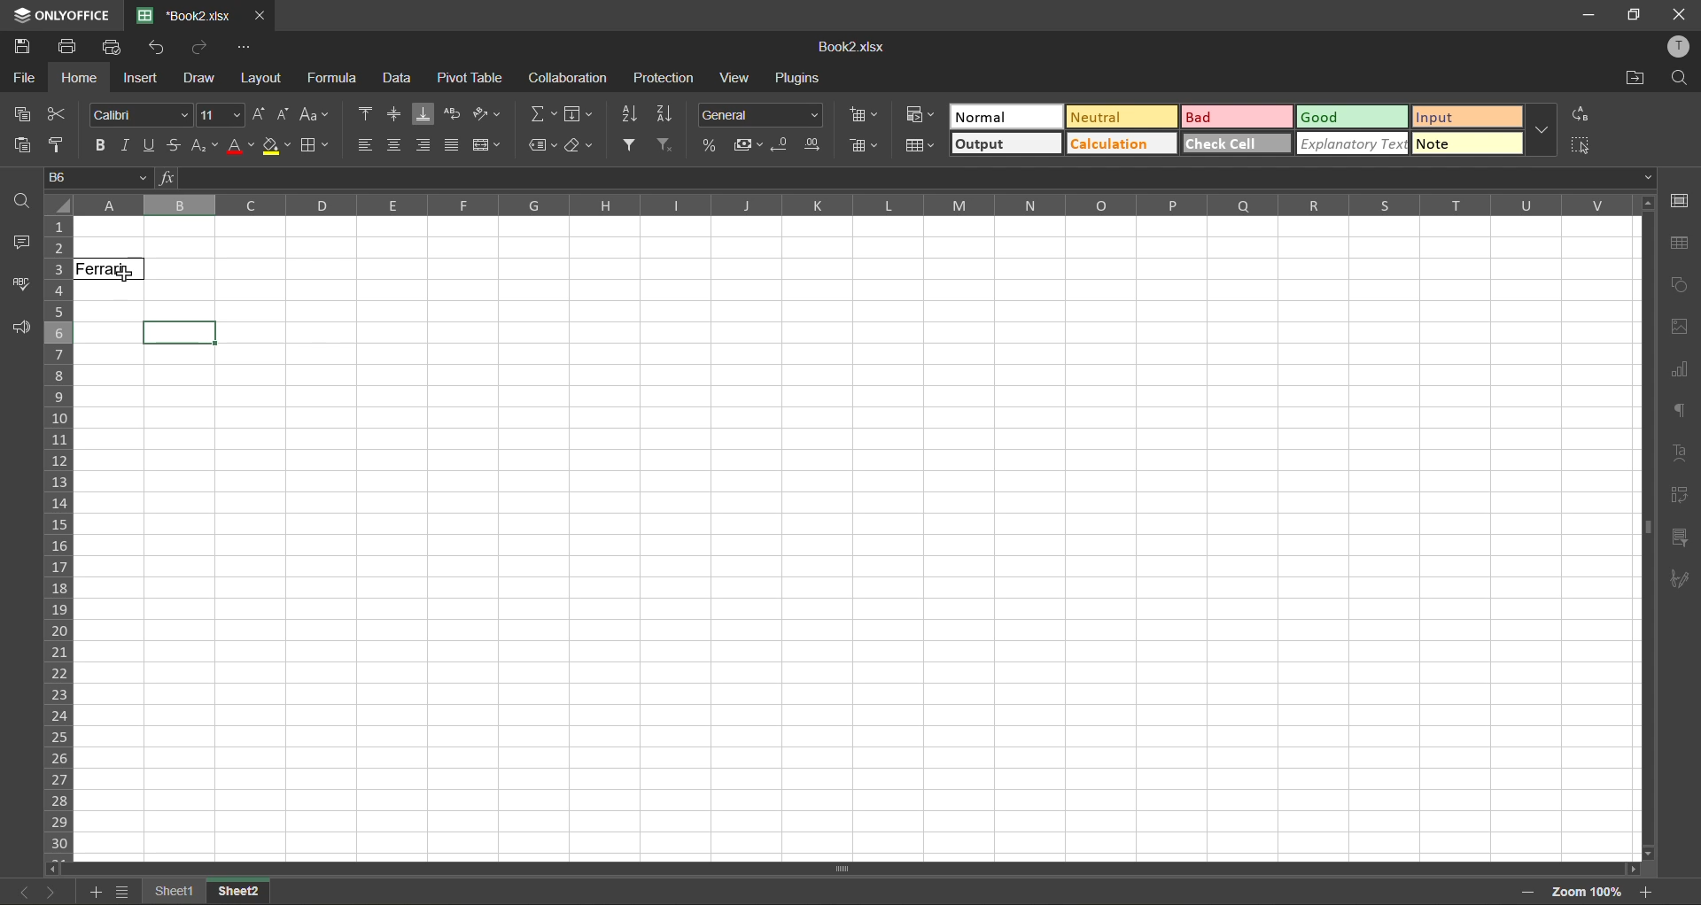 The height and width of the screenshot is (905, 1701). What do you see at coordinates (1679, 541) in the screenshot?
I see `slicer` at bounding box center [1679, 541].